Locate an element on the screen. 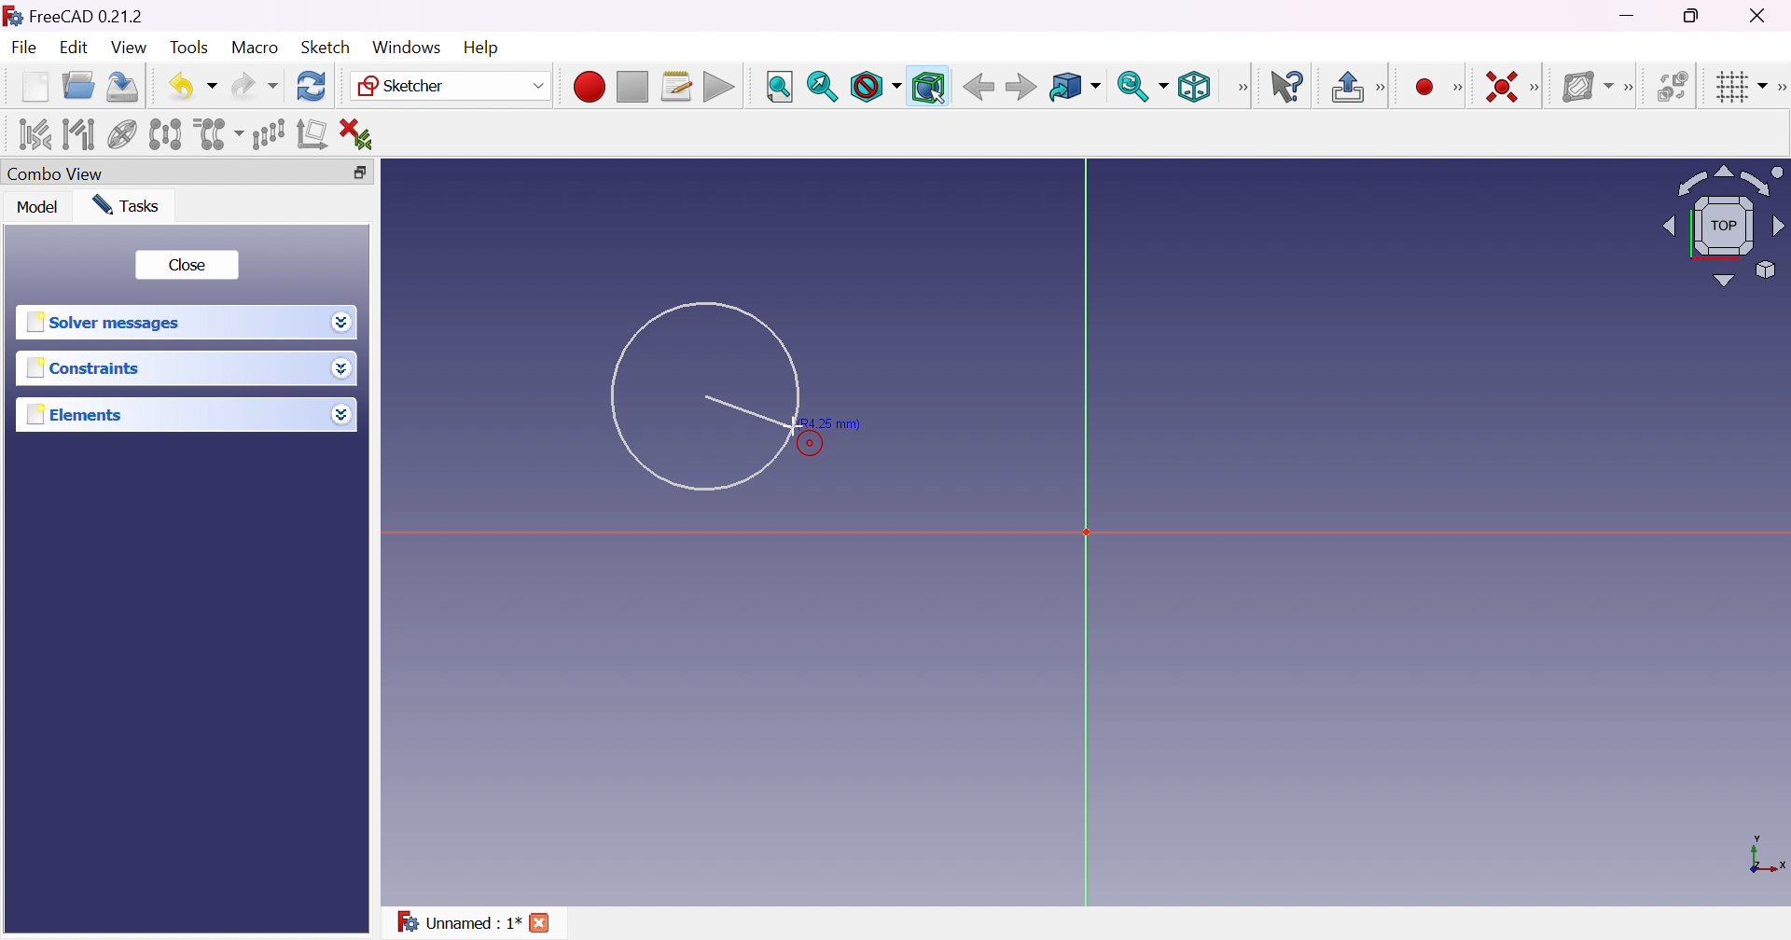 This screenshot has height=940, width=1791. Stop macro recording is located at coordinates (631, 88).